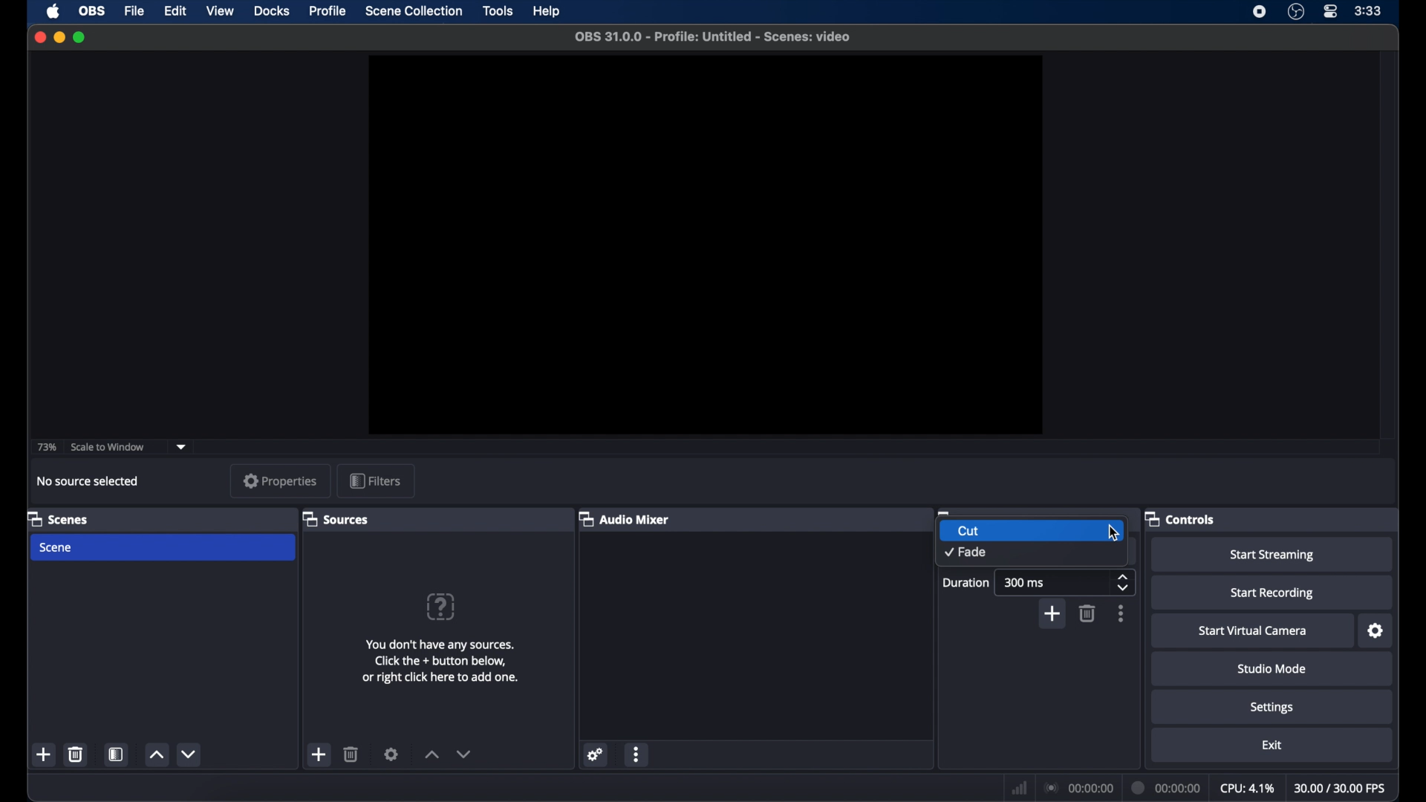  Describe the element at coordinates (93, 11) in the screenshot. I see `obs` at that location.